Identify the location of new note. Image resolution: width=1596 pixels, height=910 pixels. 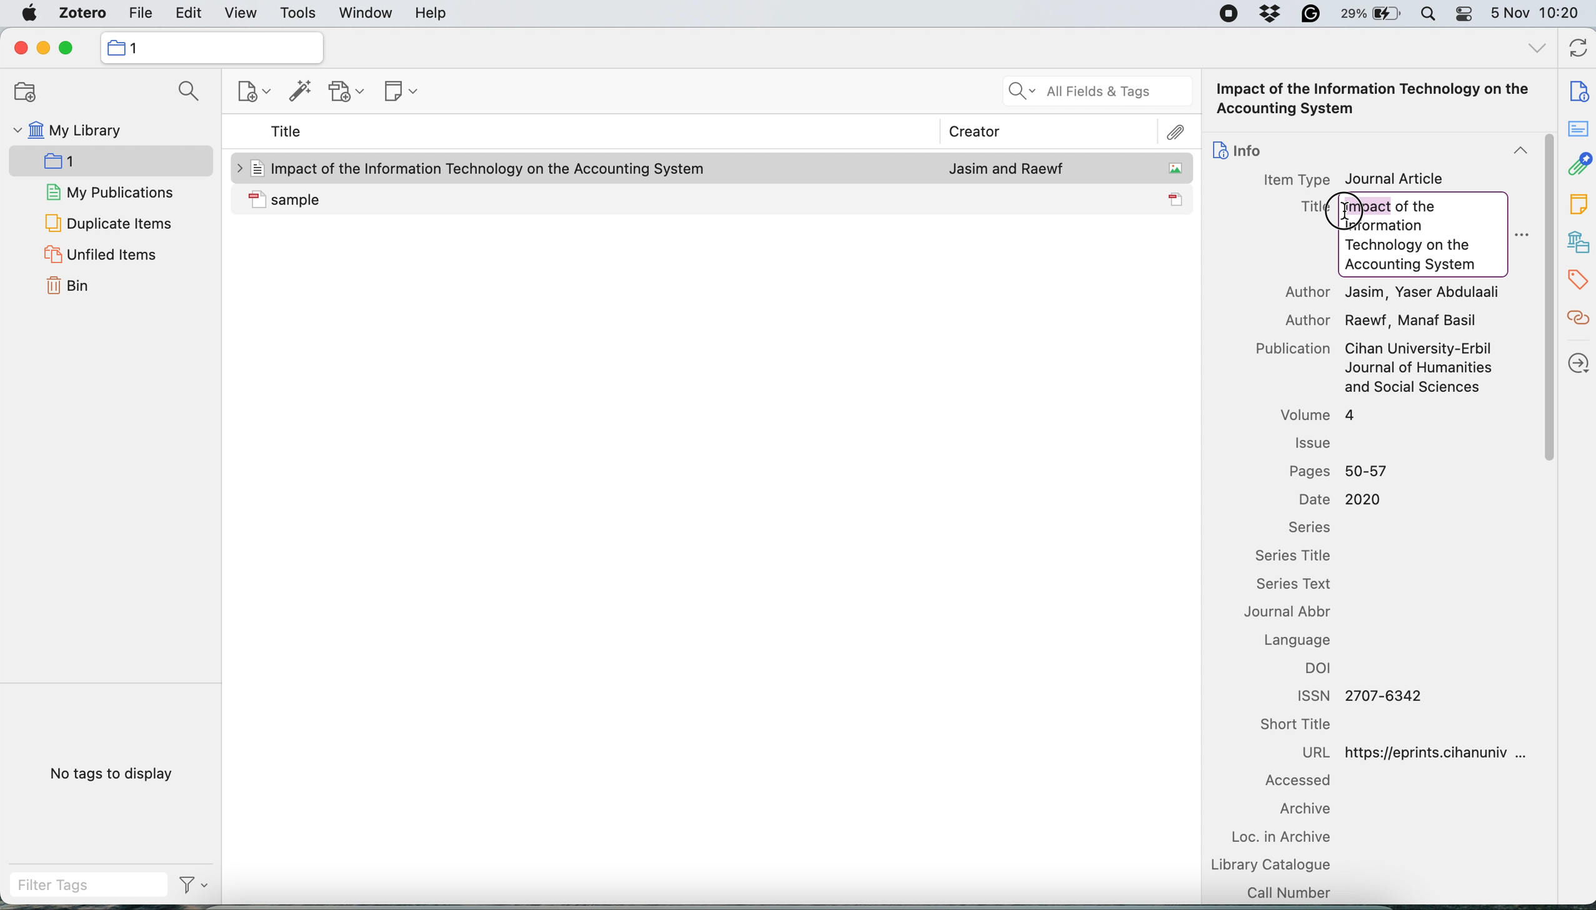
(399, 92).